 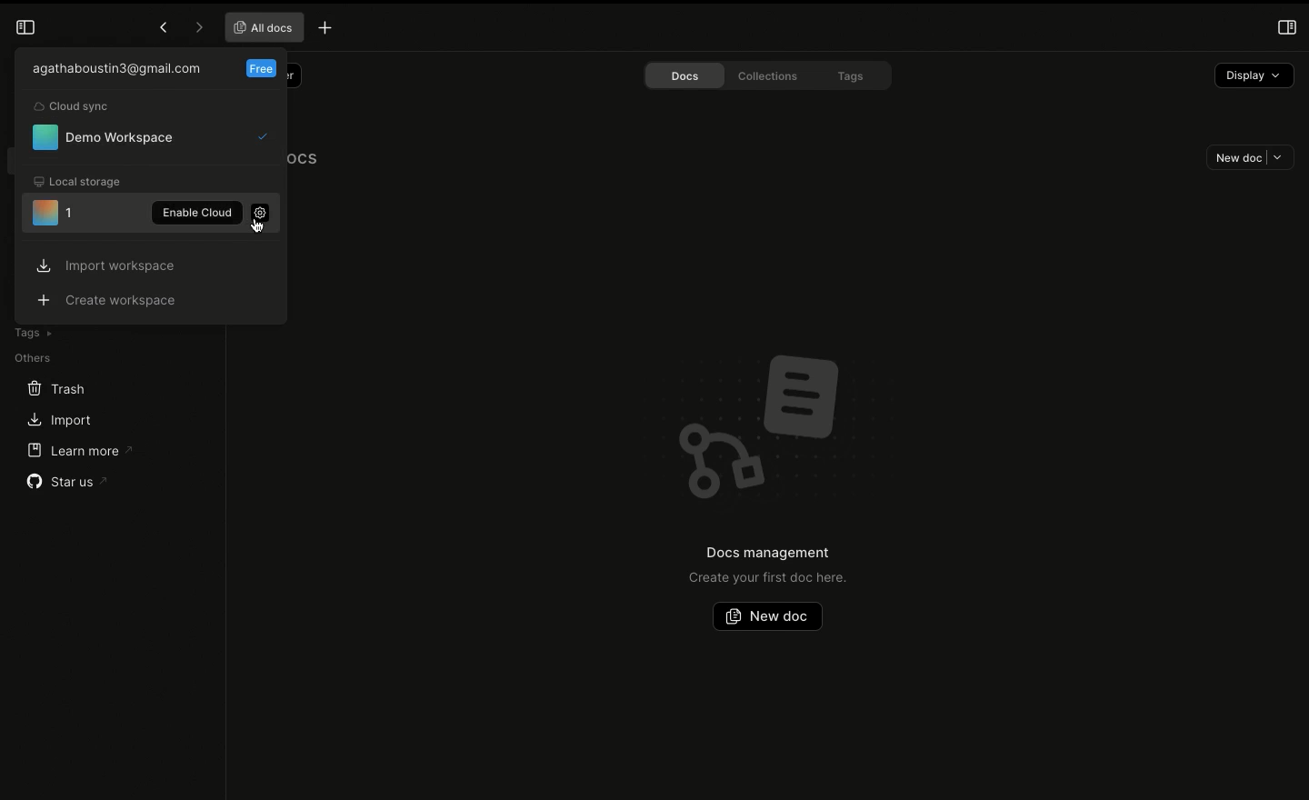 What do you see at coordinates (78, 183) in the screenshot?
I see `Local storage` at bounding box center [78, 183].